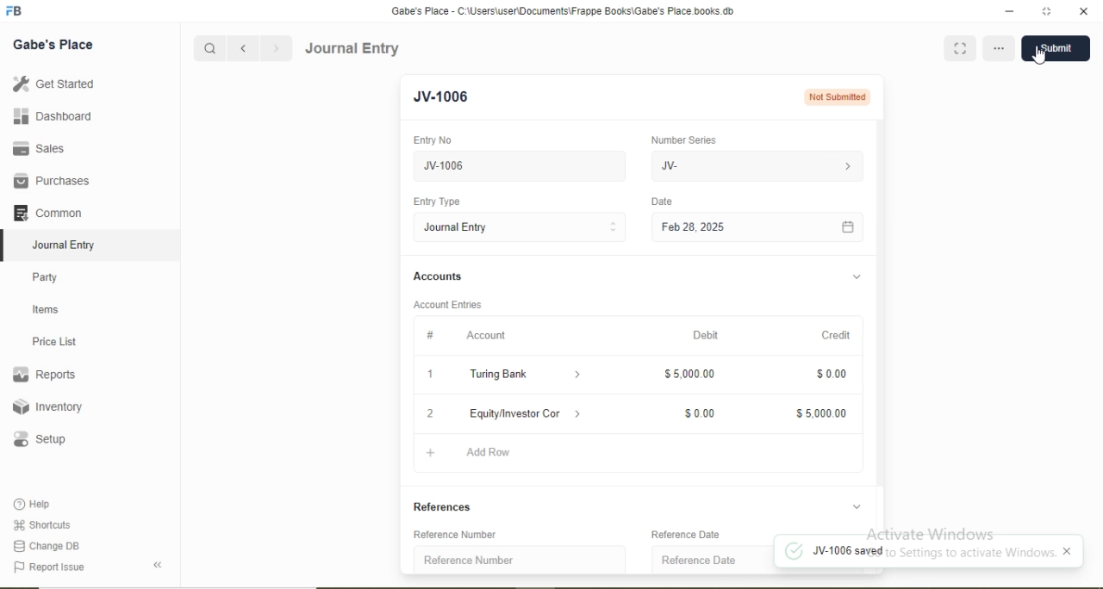 The height and width of the screenshot is (589, 1103). Describe the element at coordinates (683, 140) in the screenshot. I see `Number Series` at that location.